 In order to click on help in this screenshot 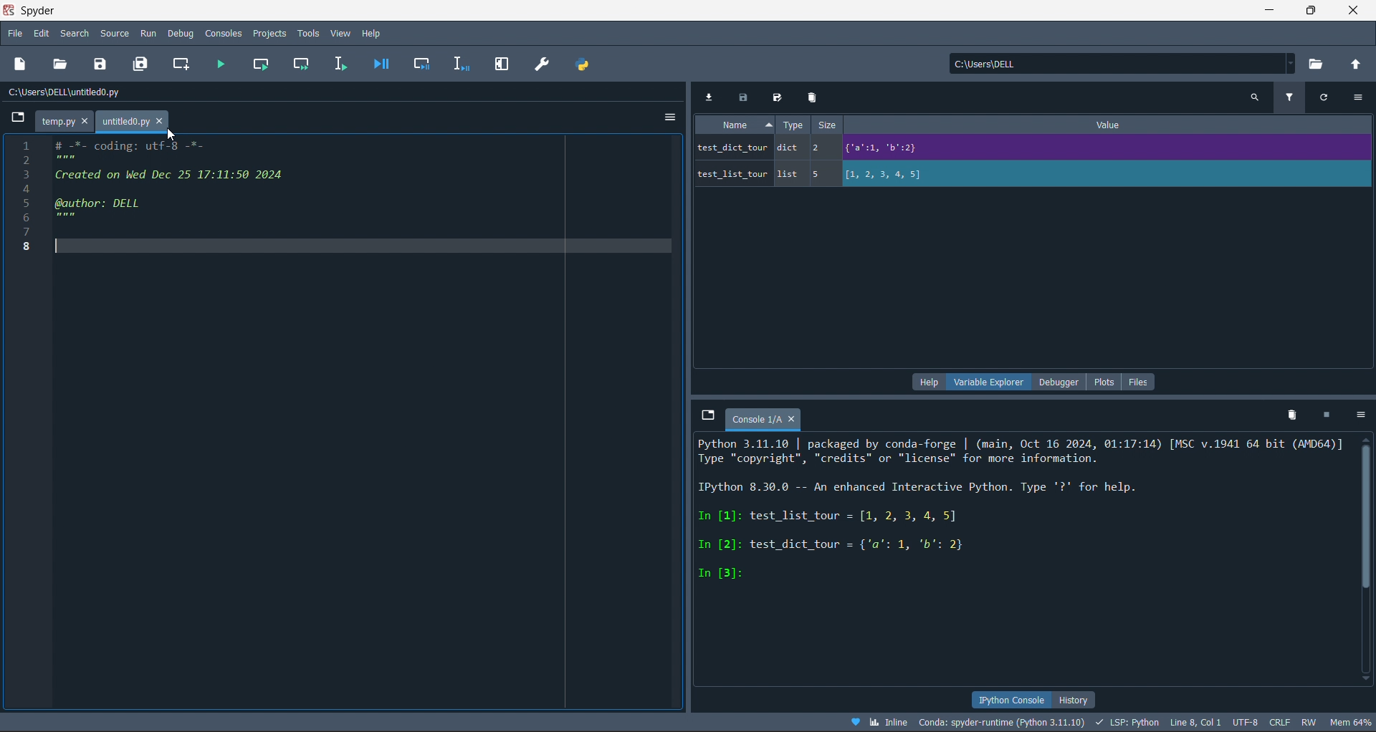, I will do `click(371, 32)`.